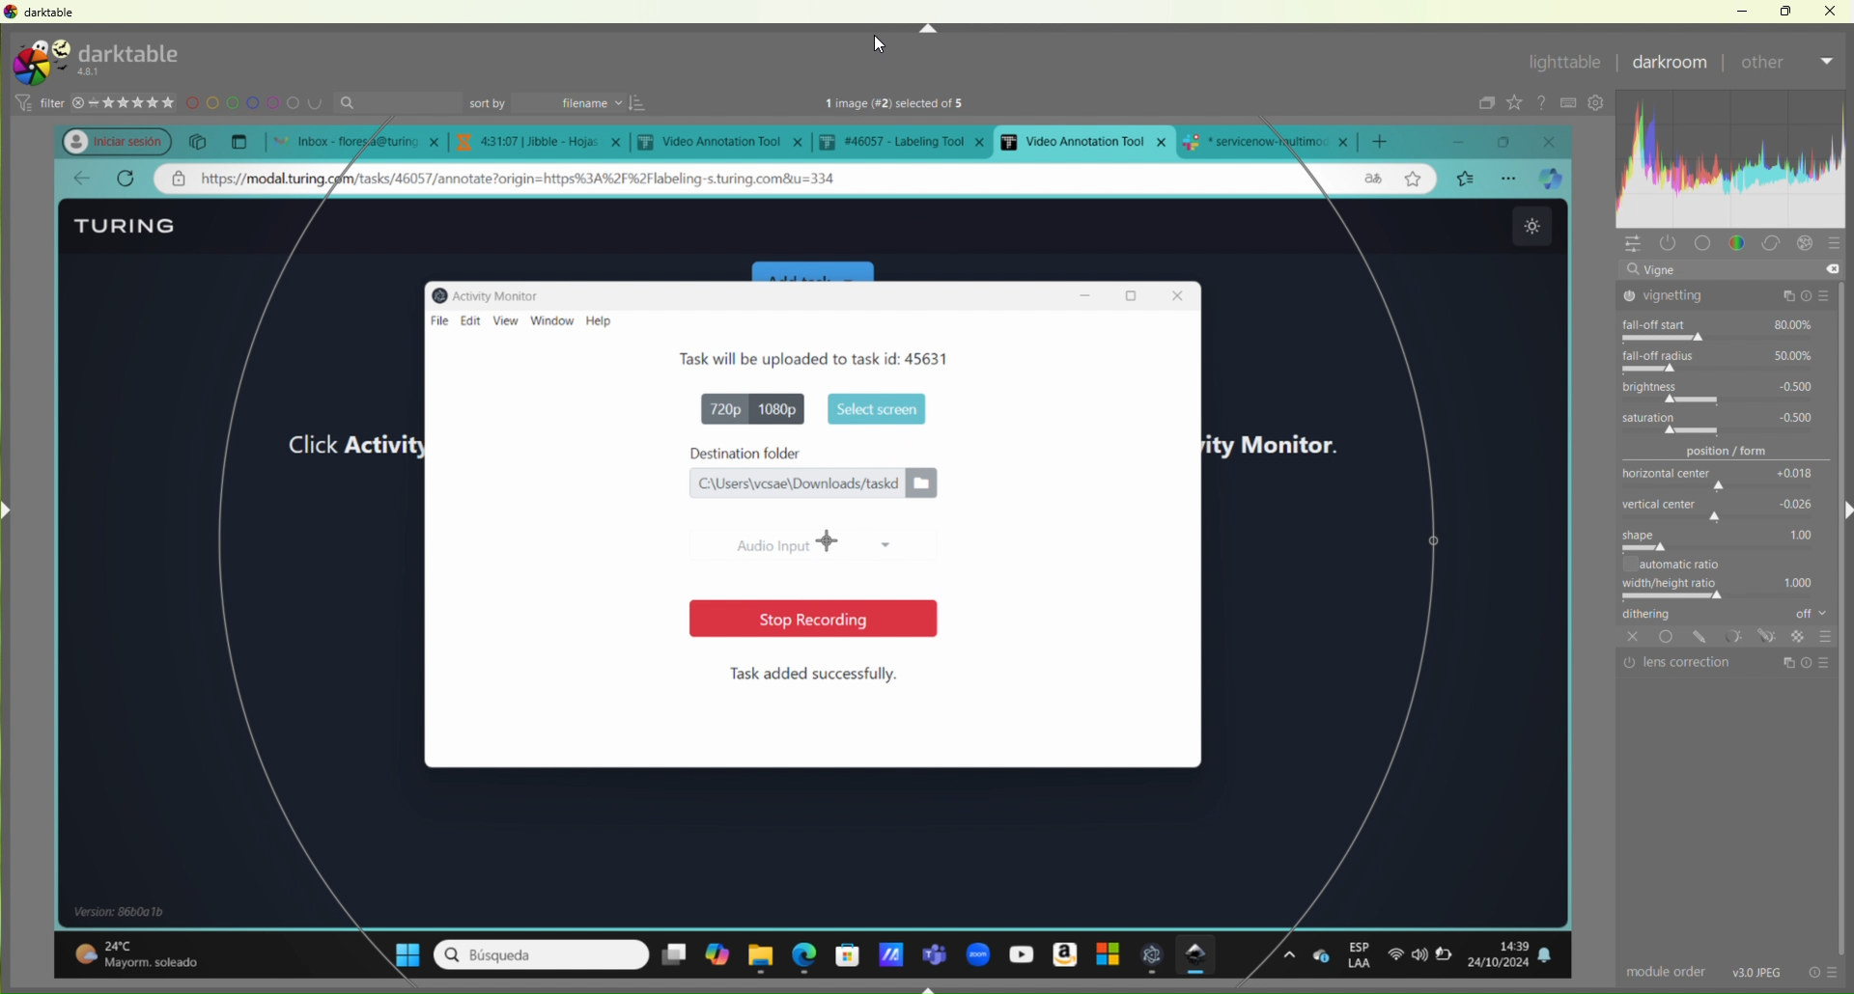  Describe the element at coordinates (43, 14) in the screenshot. I see `darktable` at that location.